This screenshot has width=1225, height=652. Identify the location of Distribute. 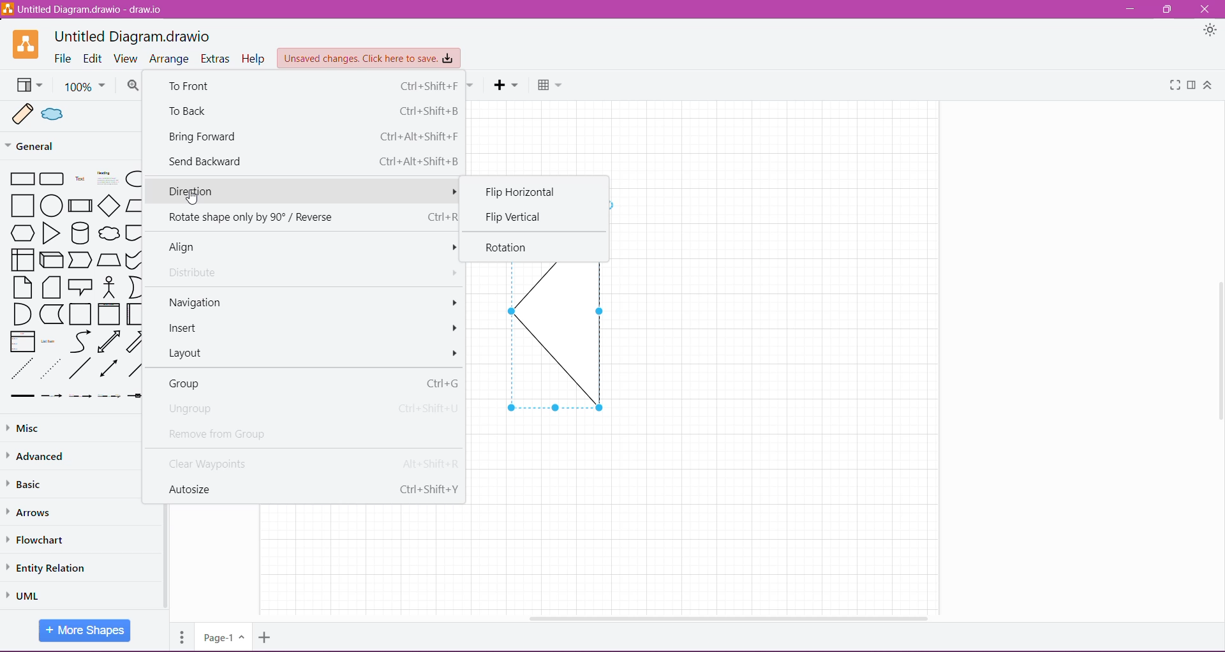
(306, 272).